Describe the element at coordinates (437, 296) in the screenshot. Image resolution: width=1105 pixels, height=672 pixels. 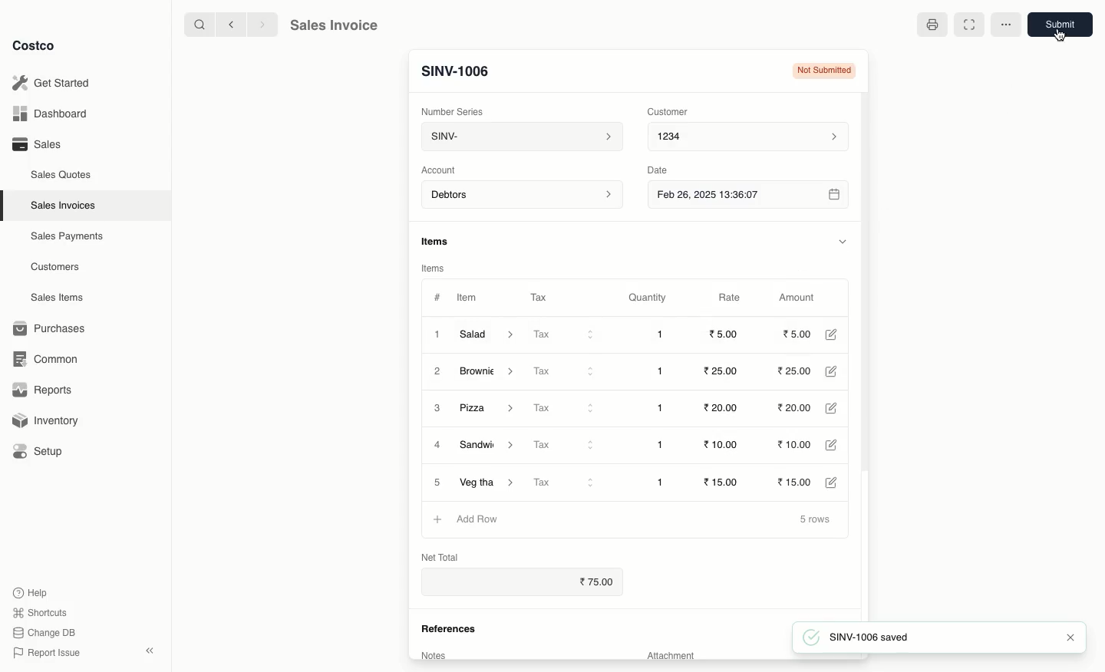
I see `#` at that location.